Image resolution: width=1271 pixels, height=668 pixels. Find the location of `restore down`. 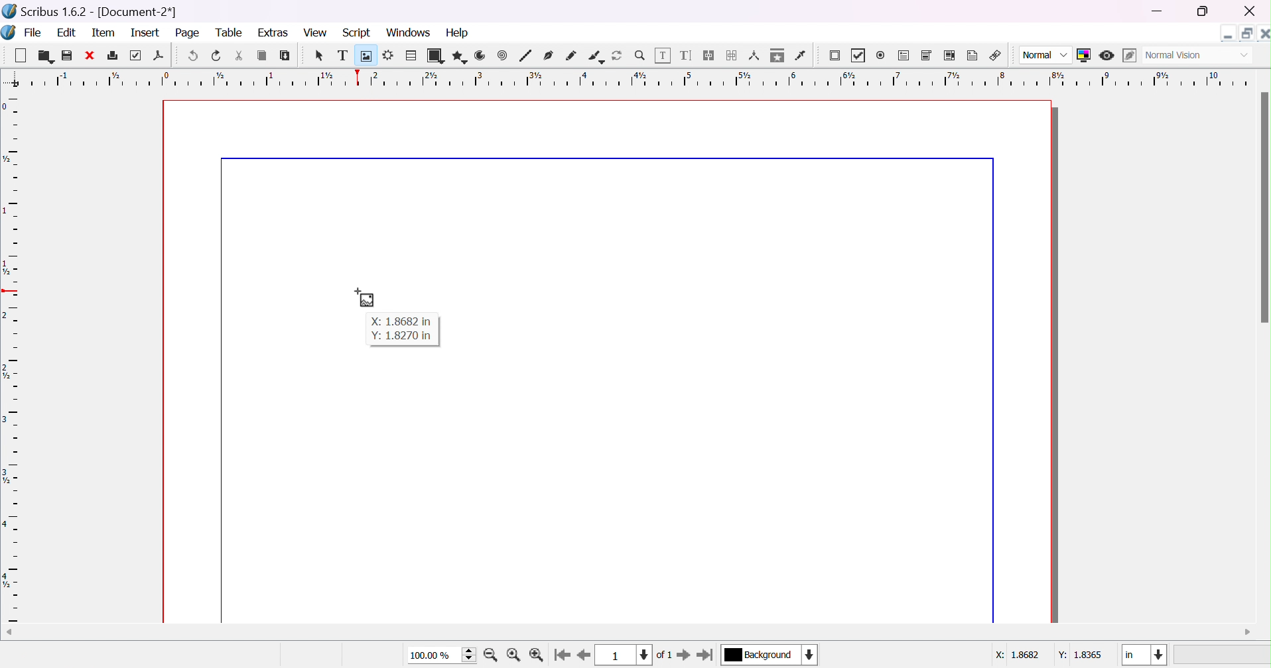

restore down is located at coordinates (1244, 30).